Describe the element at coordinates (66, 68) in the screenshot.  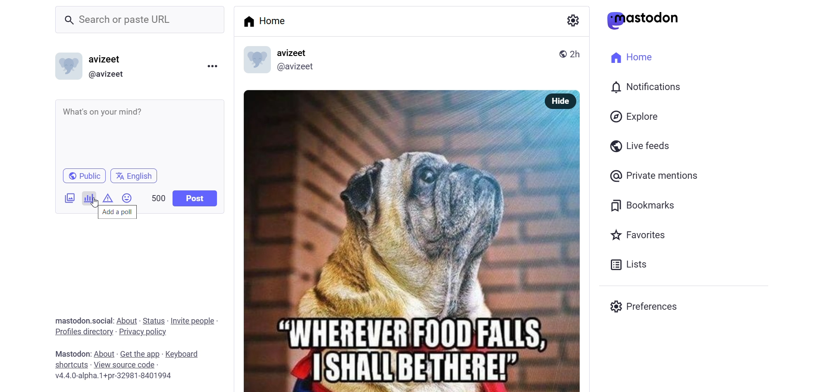
I see `id` at that location.